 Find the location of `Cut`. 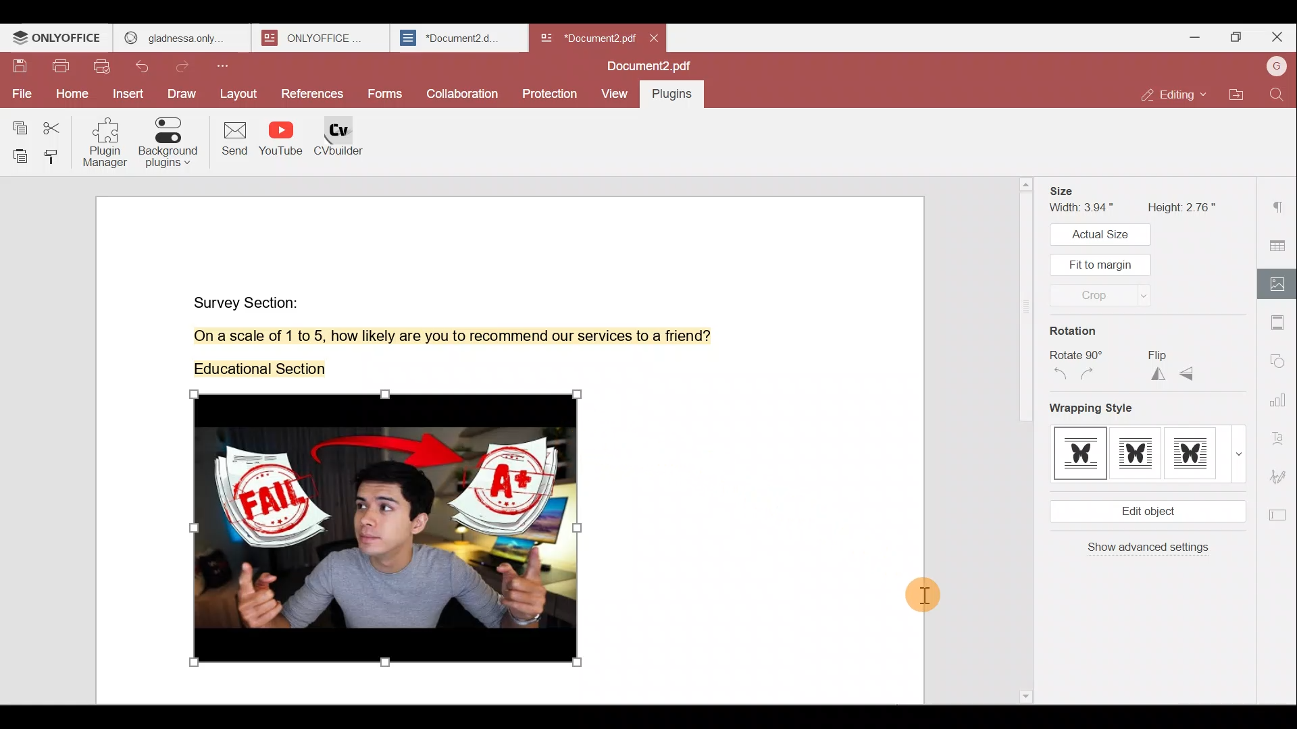

Cut is located at coordinates (57, 124).